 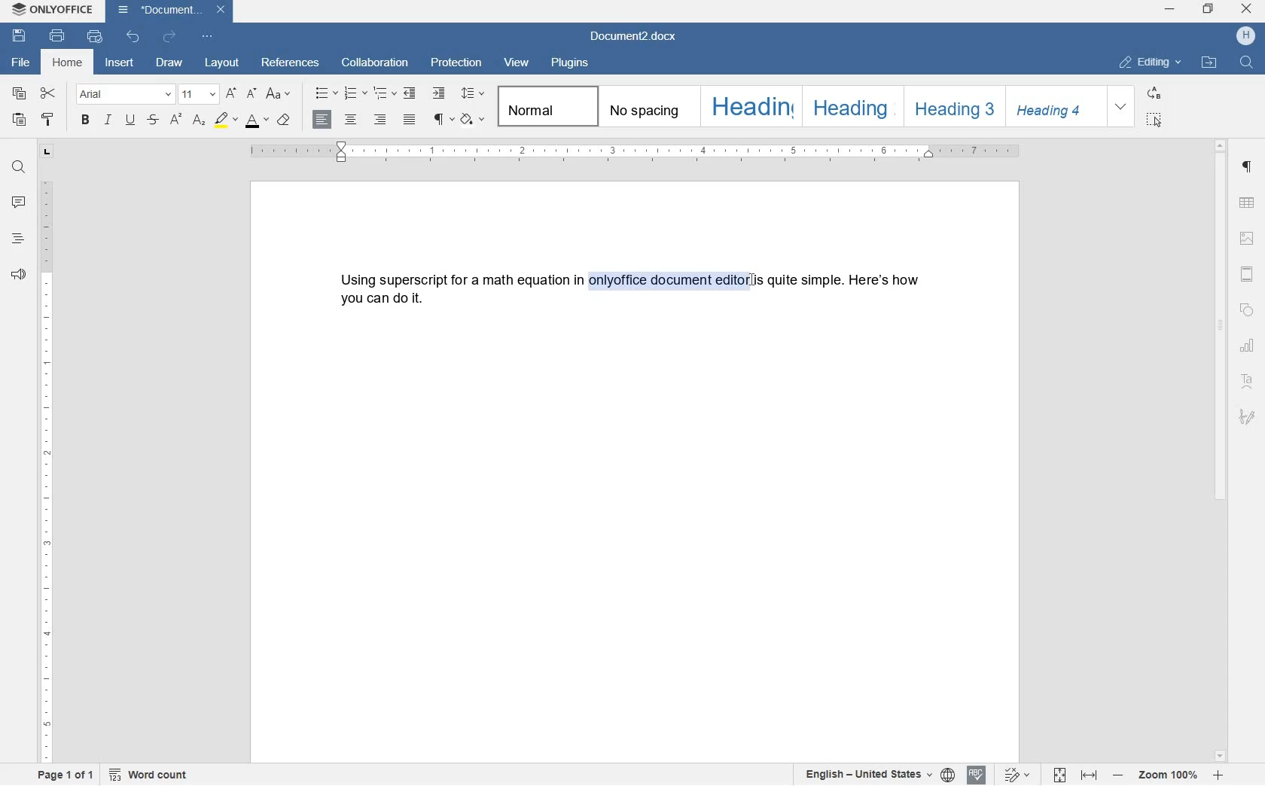 What do you see at coordinates (133, 36) in the screenshot?
I see `undo` at bounding box center [133, 36].